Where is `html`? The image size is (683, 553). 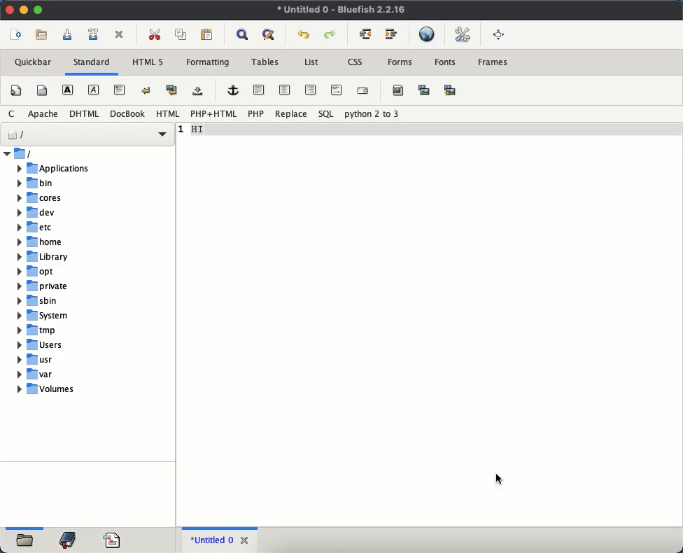 html is located at coordinates (168, 113).